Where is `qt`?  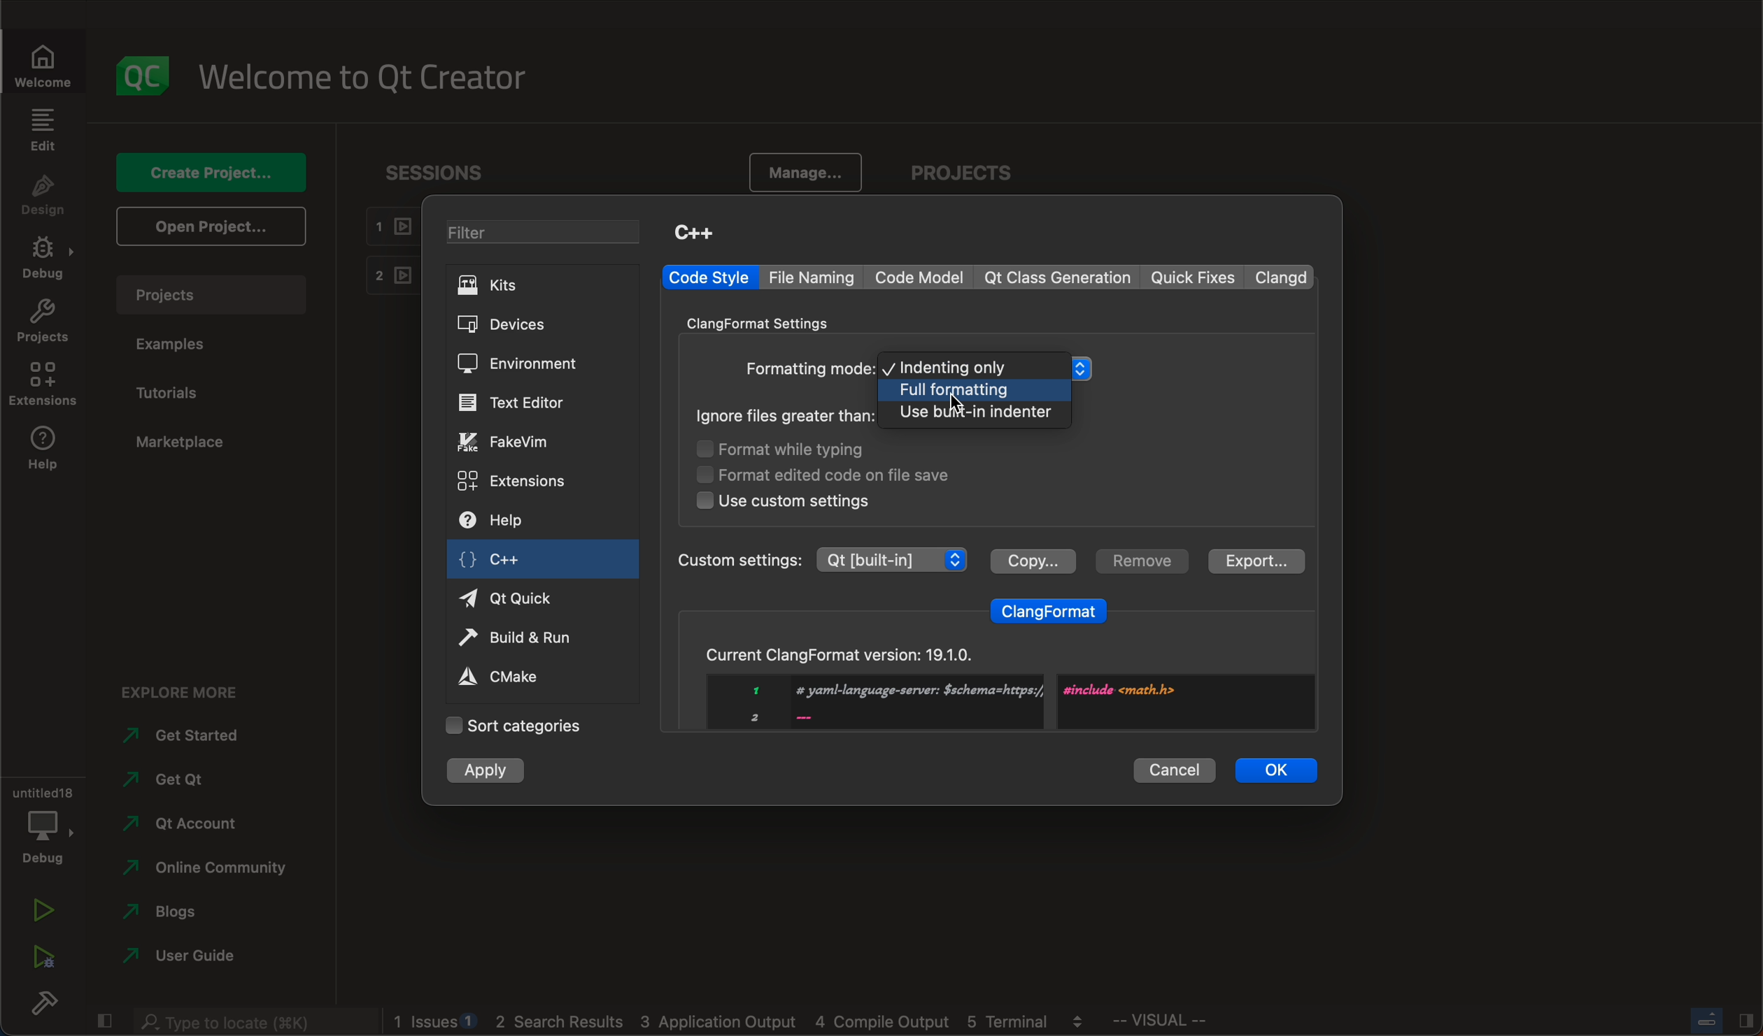 qt is located at coordinates (177, 785).